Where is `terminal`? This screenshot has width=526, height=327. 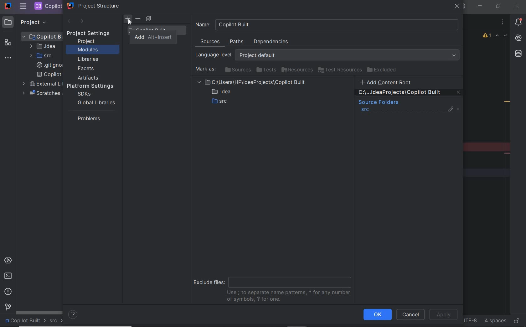 terminal is located at coordinates (8, 276).